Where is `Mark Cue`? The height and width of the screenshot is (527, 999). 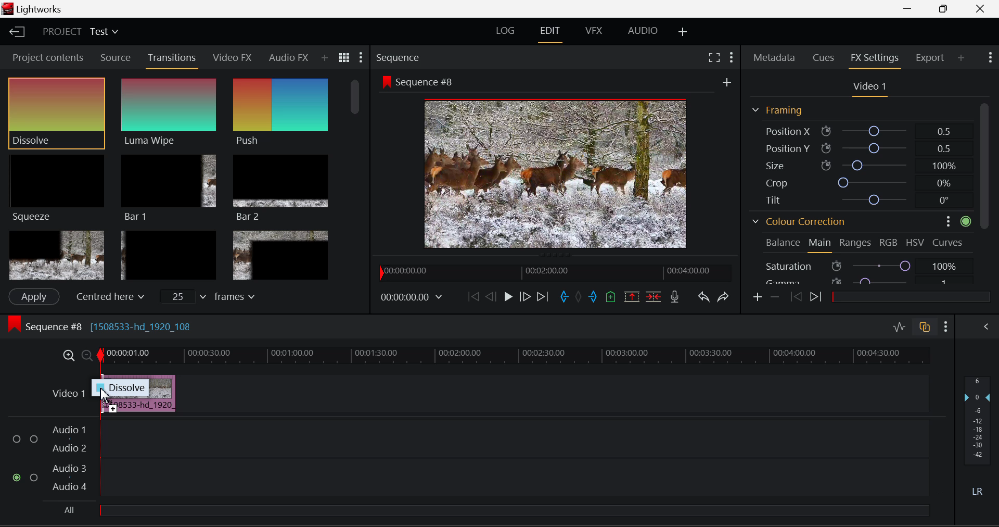 Mark Cue is located at coordinates (611, 298).